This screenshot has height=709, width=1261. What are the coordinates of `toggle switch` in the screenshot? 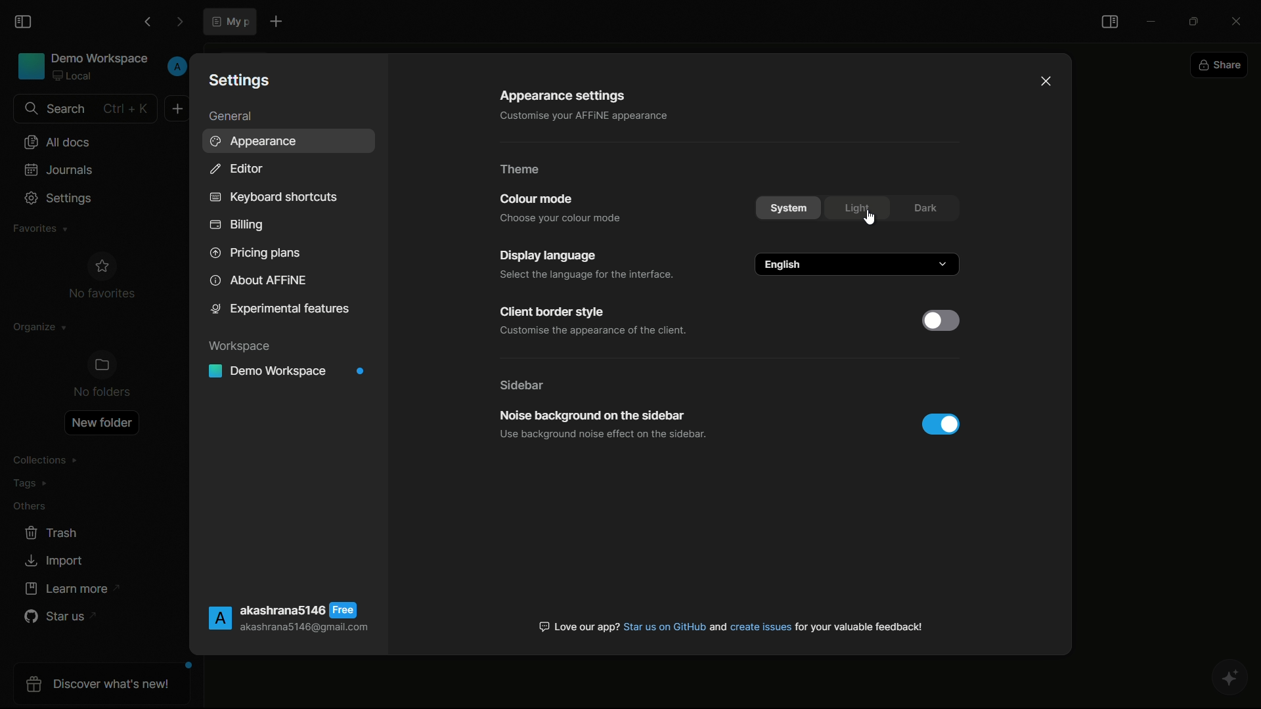 It's located at (941, 424).